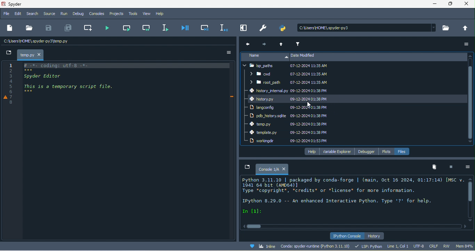 This screenshot has height=251, width=475. I want to click on temp.py, so click(35, 55).